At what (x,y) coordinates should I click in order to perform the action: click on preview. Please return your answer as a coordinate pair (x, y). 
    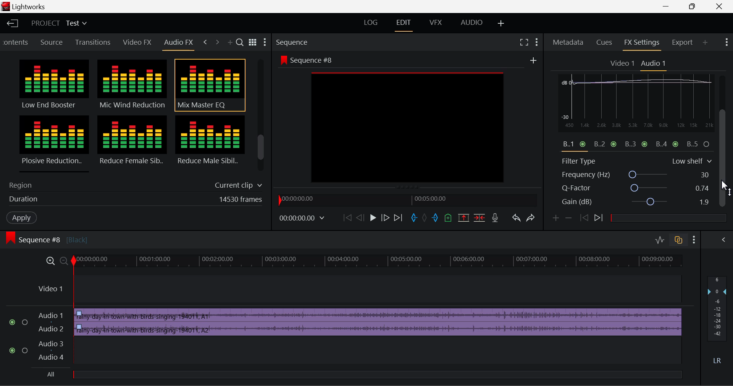
    Looking at the image, I should click on (408, 128).